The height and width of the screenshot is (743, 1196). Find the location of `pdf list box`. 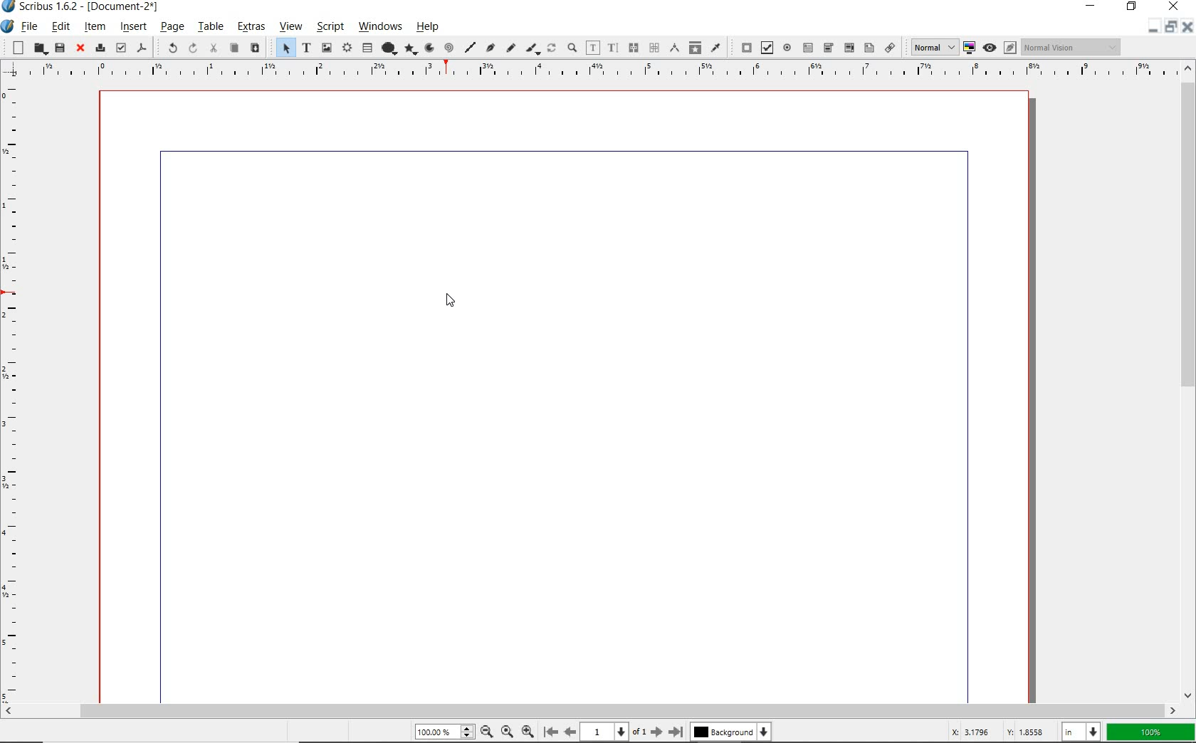

pdf list box is located at coordinates (869, 48).